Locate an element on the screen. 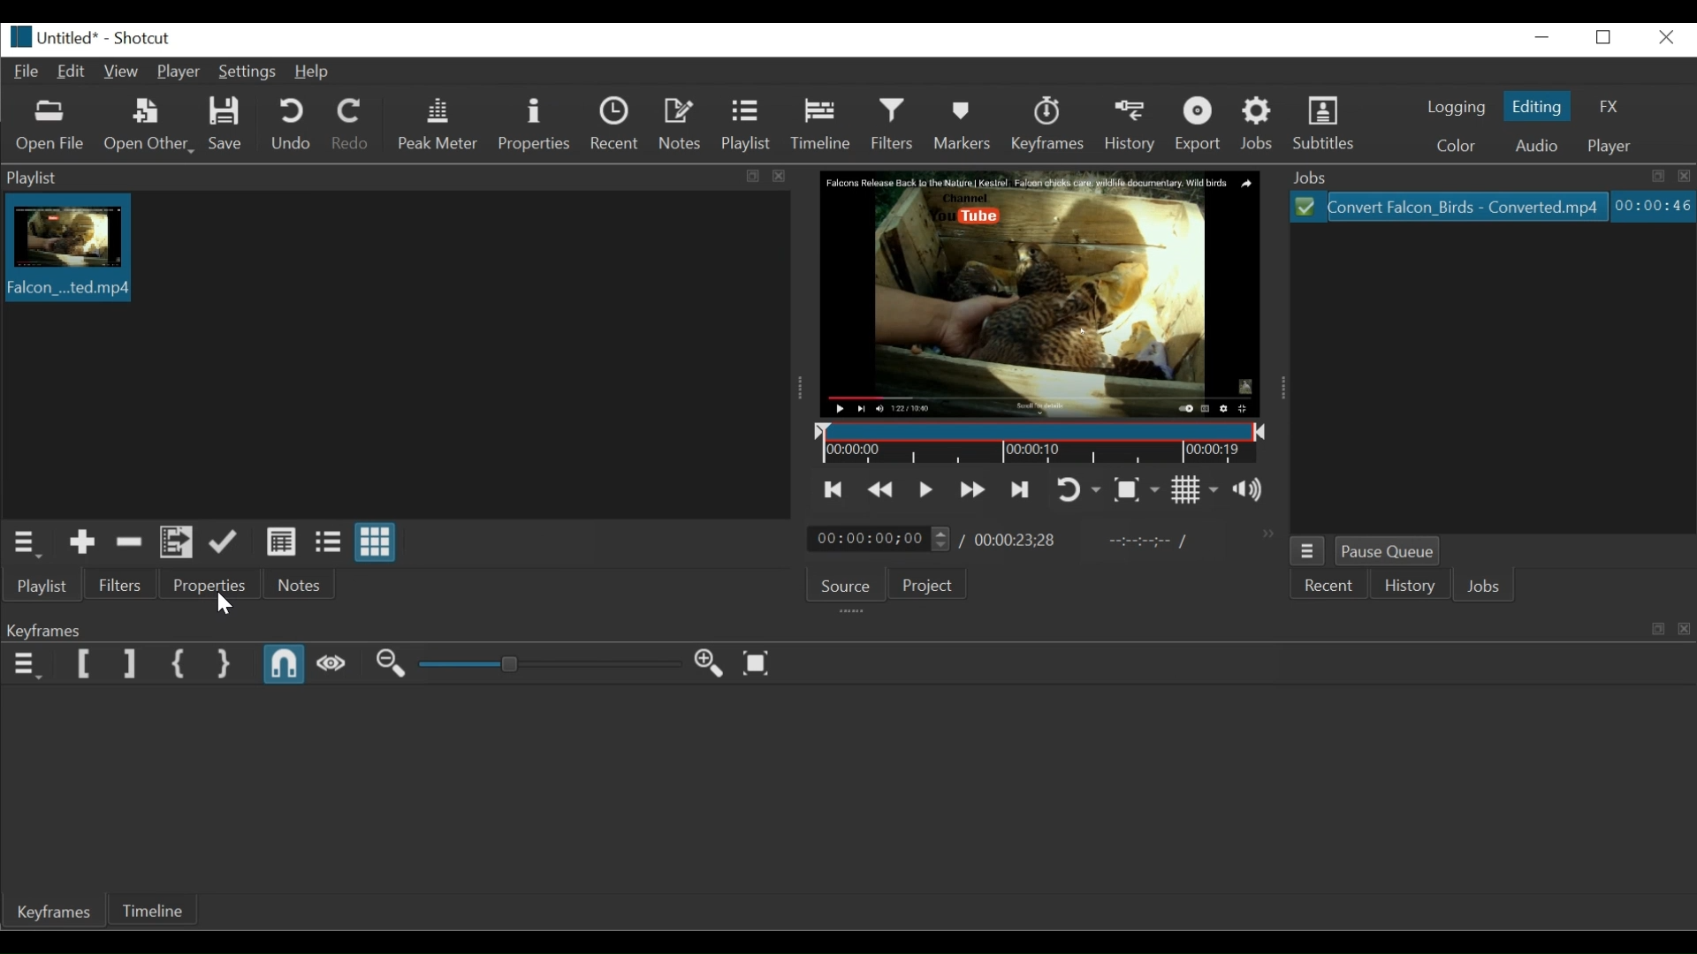 The height and width of the screenshot is (954, 1697). Snap is located at coordinates (284, 666).